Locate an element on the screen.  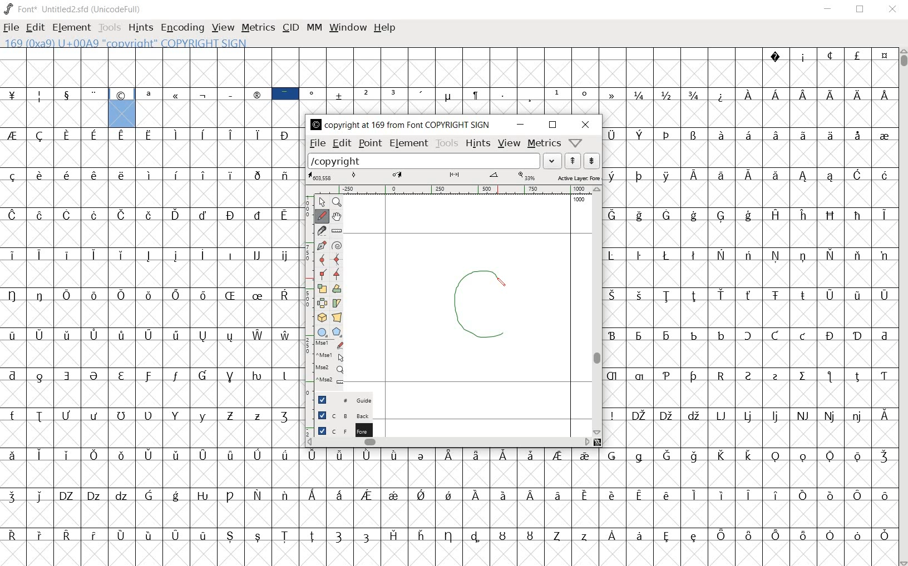
rectangle or ellipse is located at coordinates (322, 331).